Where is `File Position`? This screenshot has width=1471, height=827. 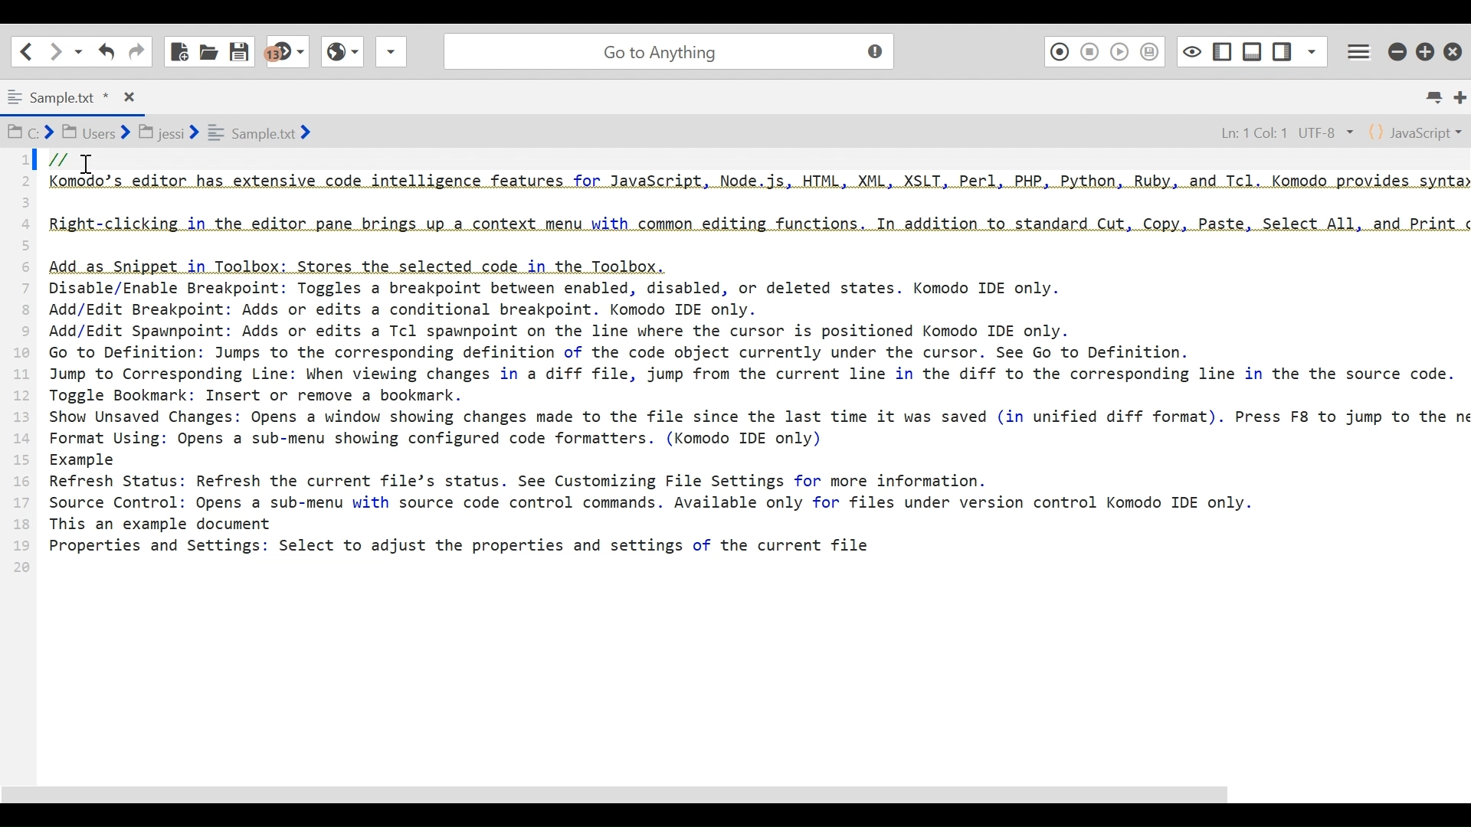 File Position is located at coordinates (1276, 130).